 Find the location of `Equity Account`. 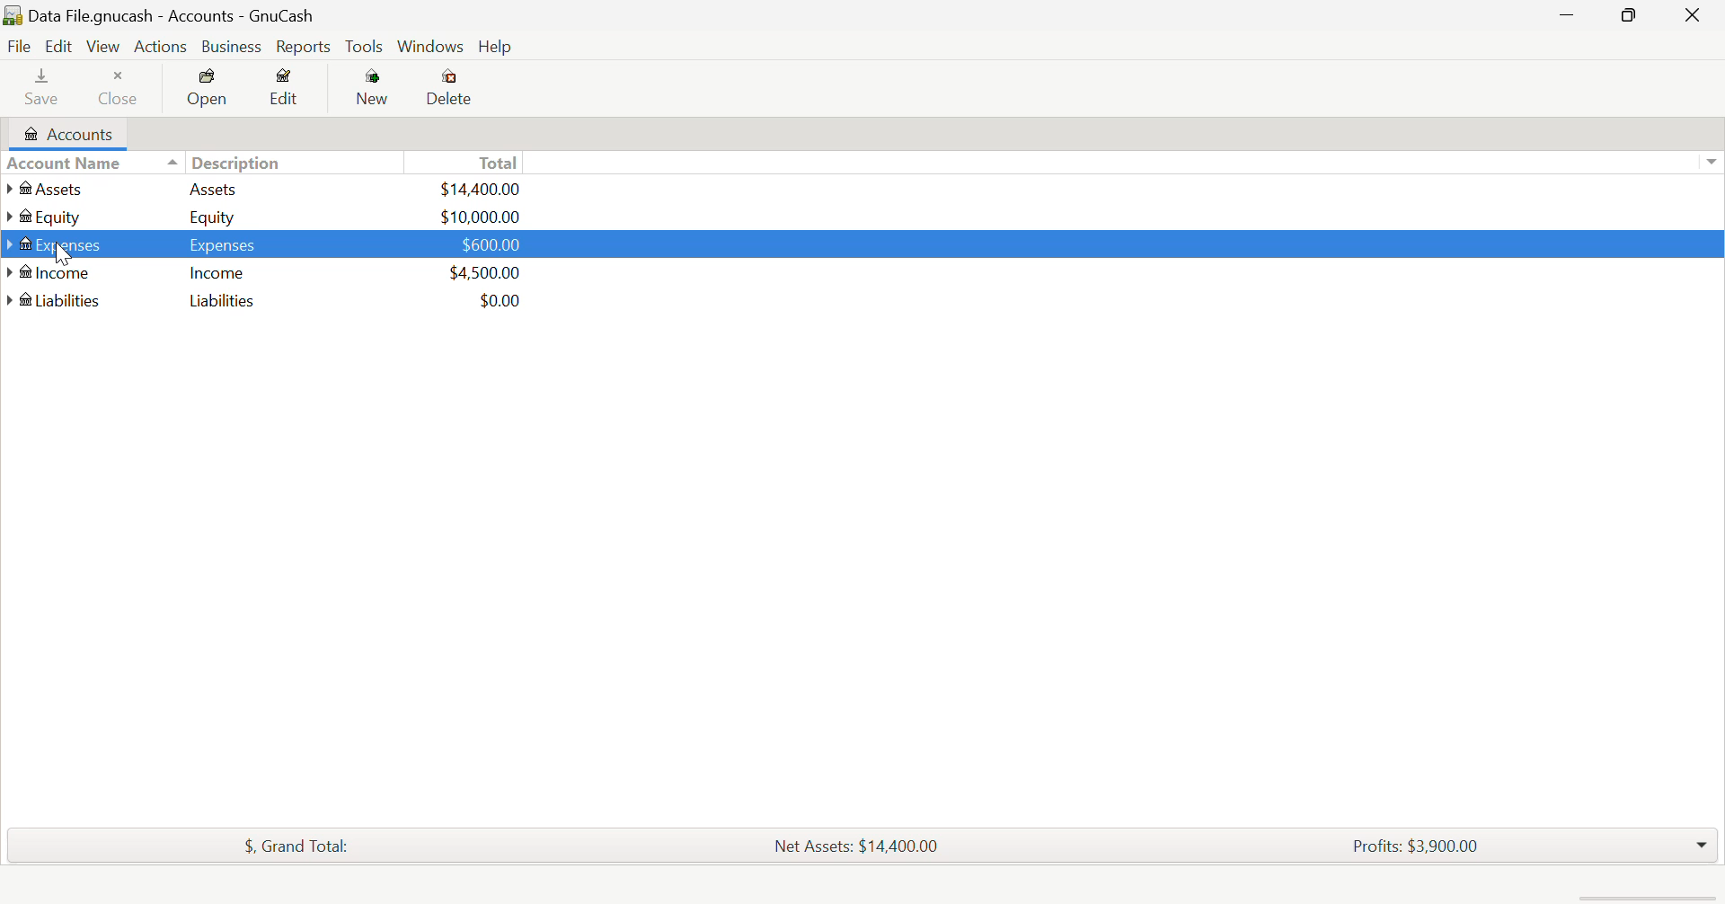

Equity Account is located at coordinates (42, 218).